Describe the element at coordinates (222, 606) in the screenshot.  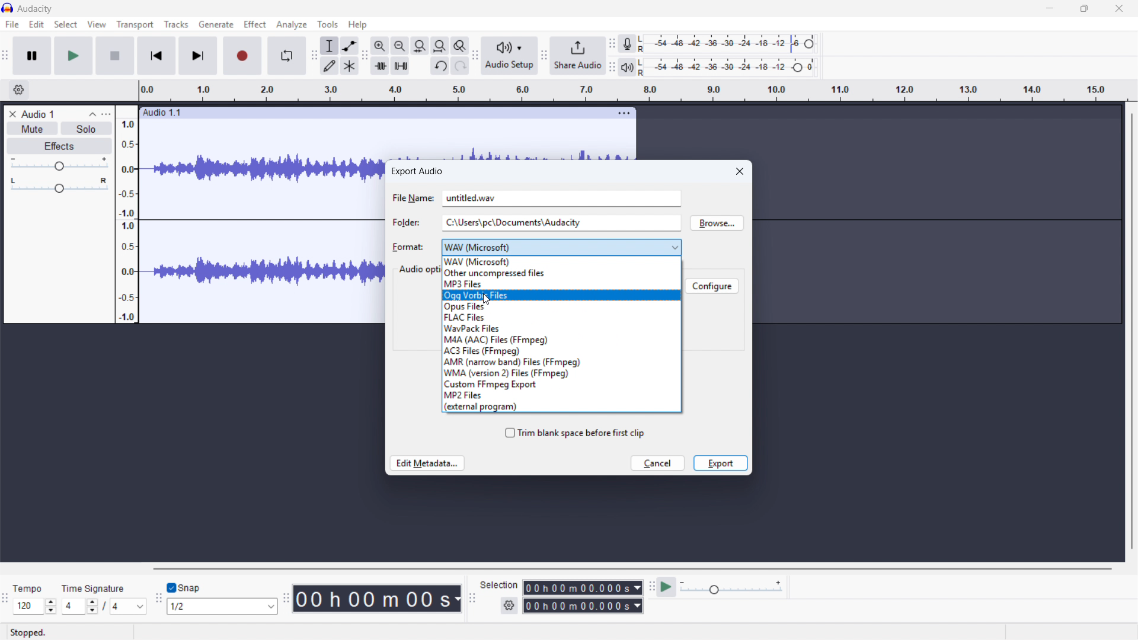
I see `Set snapping ` at that location.